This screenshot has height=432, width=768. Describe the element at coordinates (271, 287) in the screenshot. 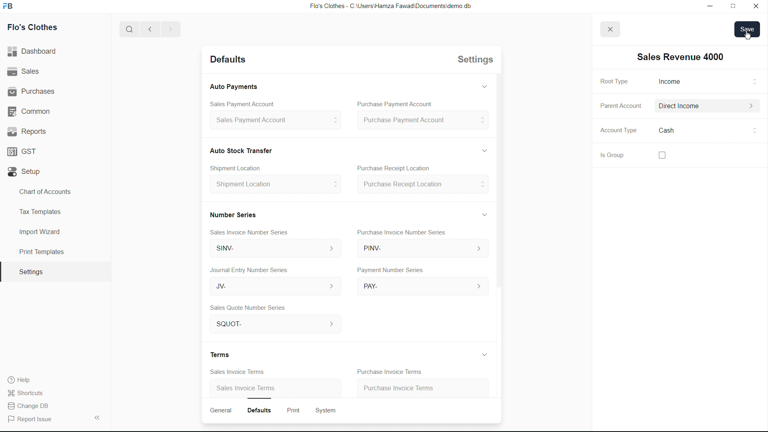

I see `JV-` at that location.